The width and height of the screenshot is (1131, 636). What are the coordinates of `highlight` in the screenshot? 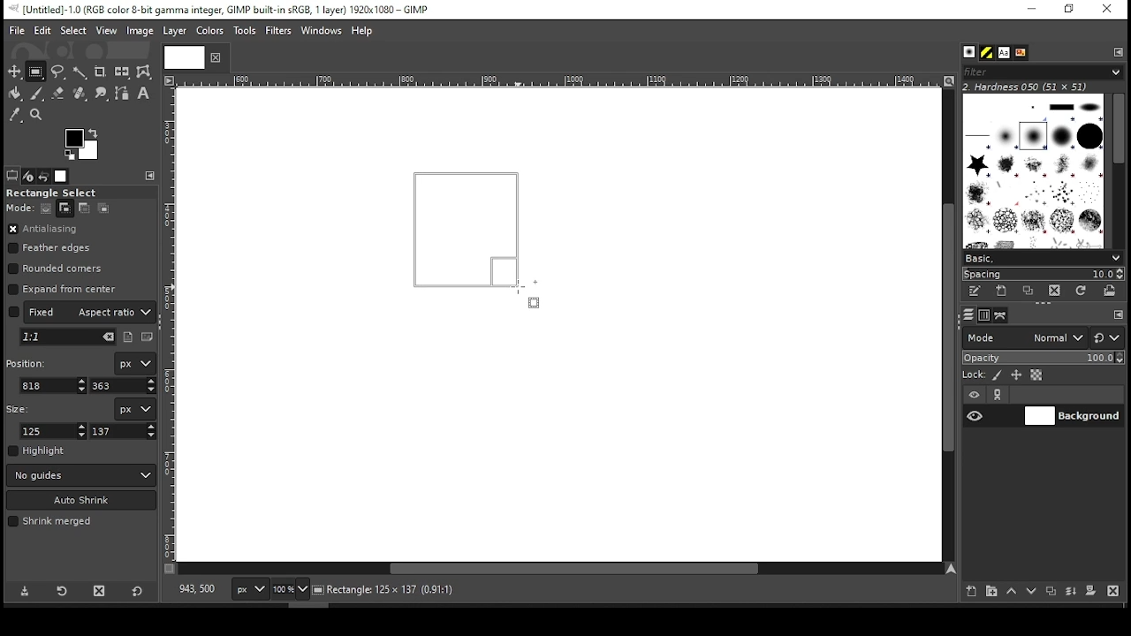 It's located at (37, 450).